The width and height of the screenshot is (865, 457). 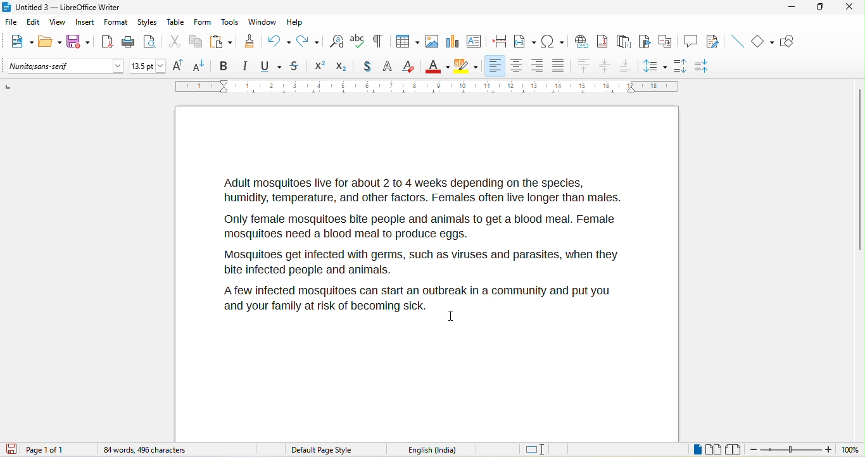 What do you see at coordinates (536, 450) in the screenshot?
I see `standard selection` at bounding box center [536, 450].